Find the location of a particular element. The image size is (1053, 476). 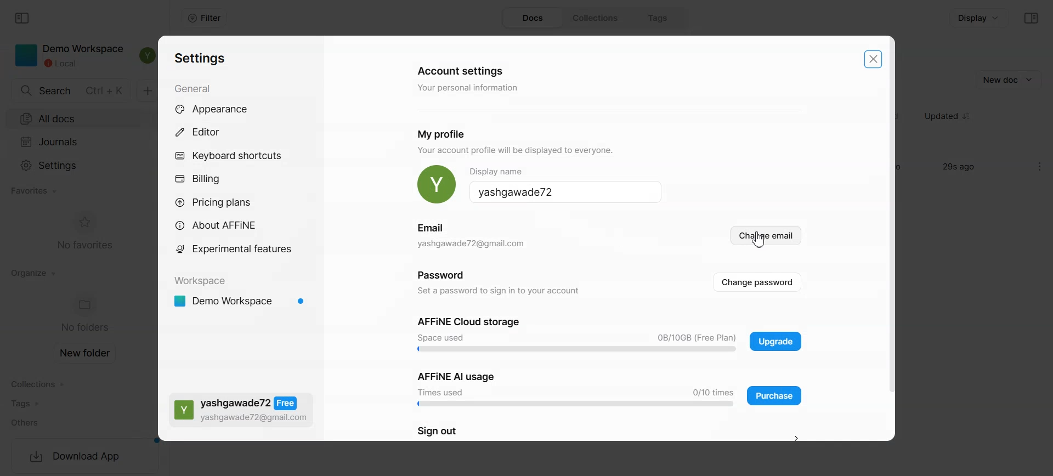

Change password is located at coordinates (757, 282).